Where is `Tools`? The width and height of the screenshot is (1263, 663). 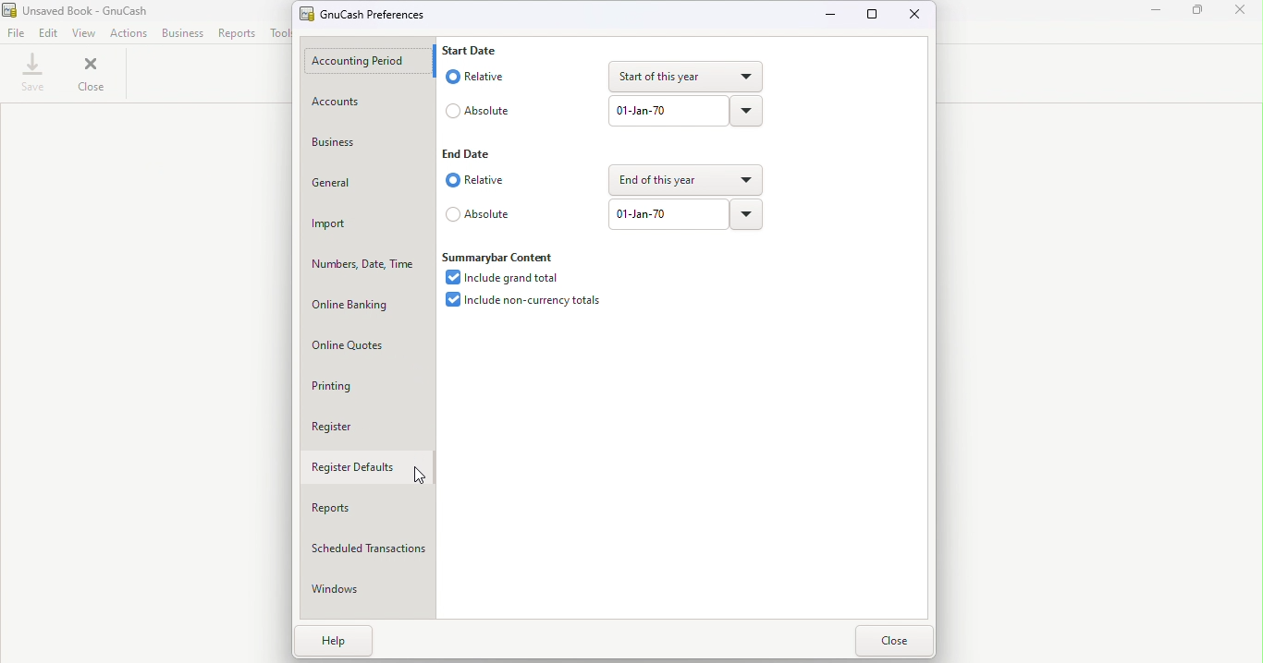
Tools is located at coordinates (283, 33).